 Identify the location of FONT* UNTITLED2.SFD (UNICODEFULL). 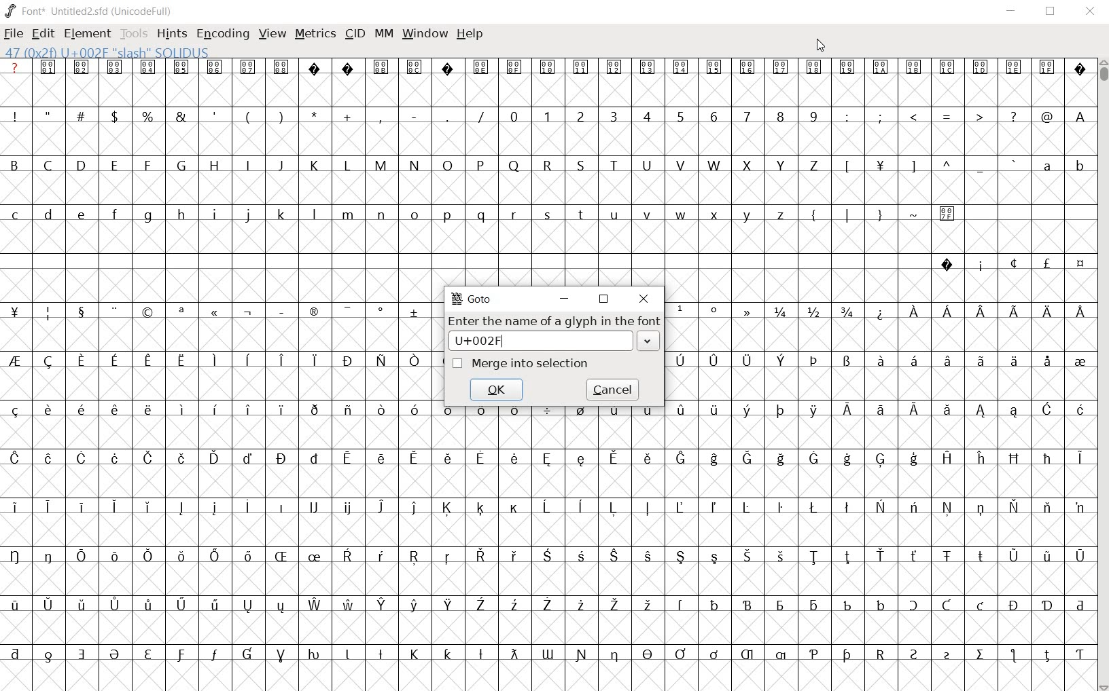
(88, 10).